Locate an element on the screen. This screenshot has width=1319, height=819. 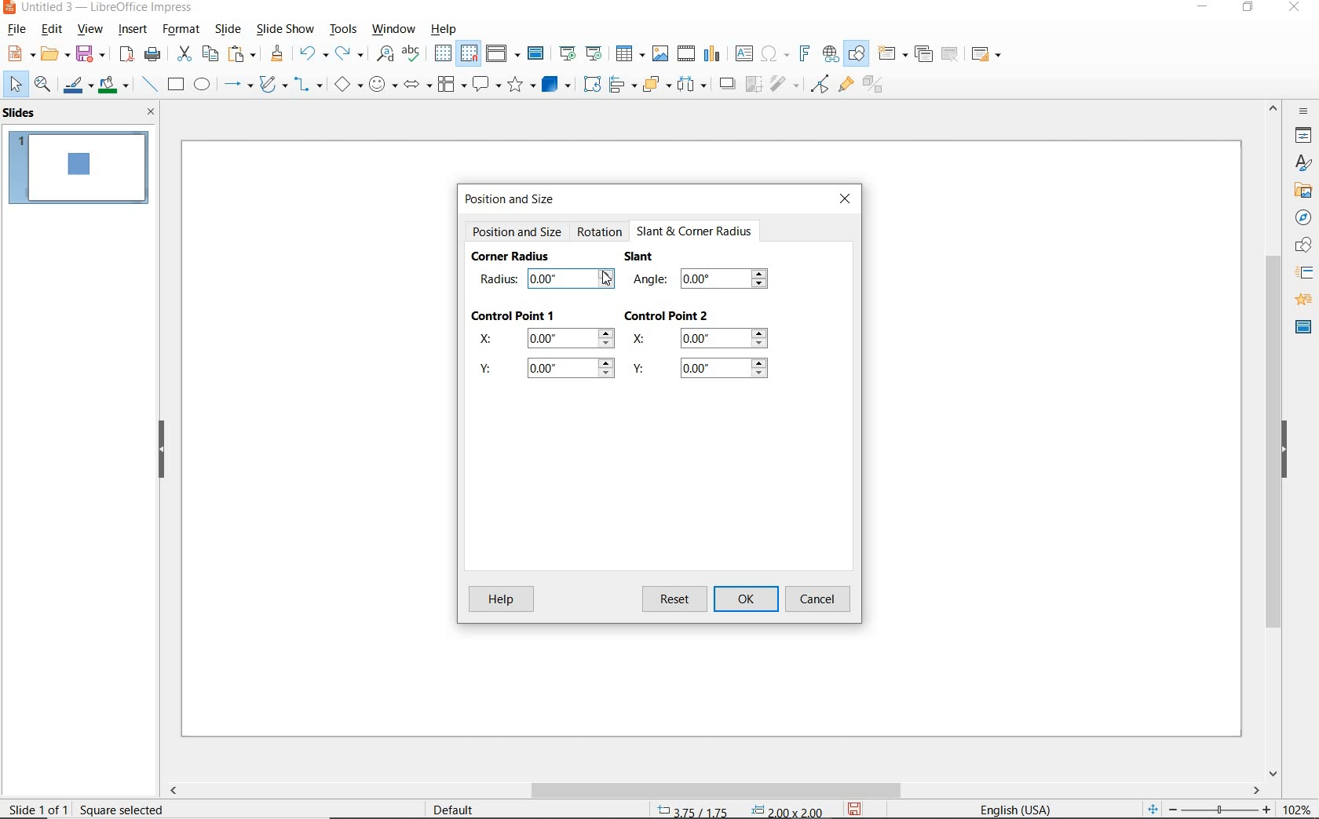
insert is located at coordinates (135, 31).